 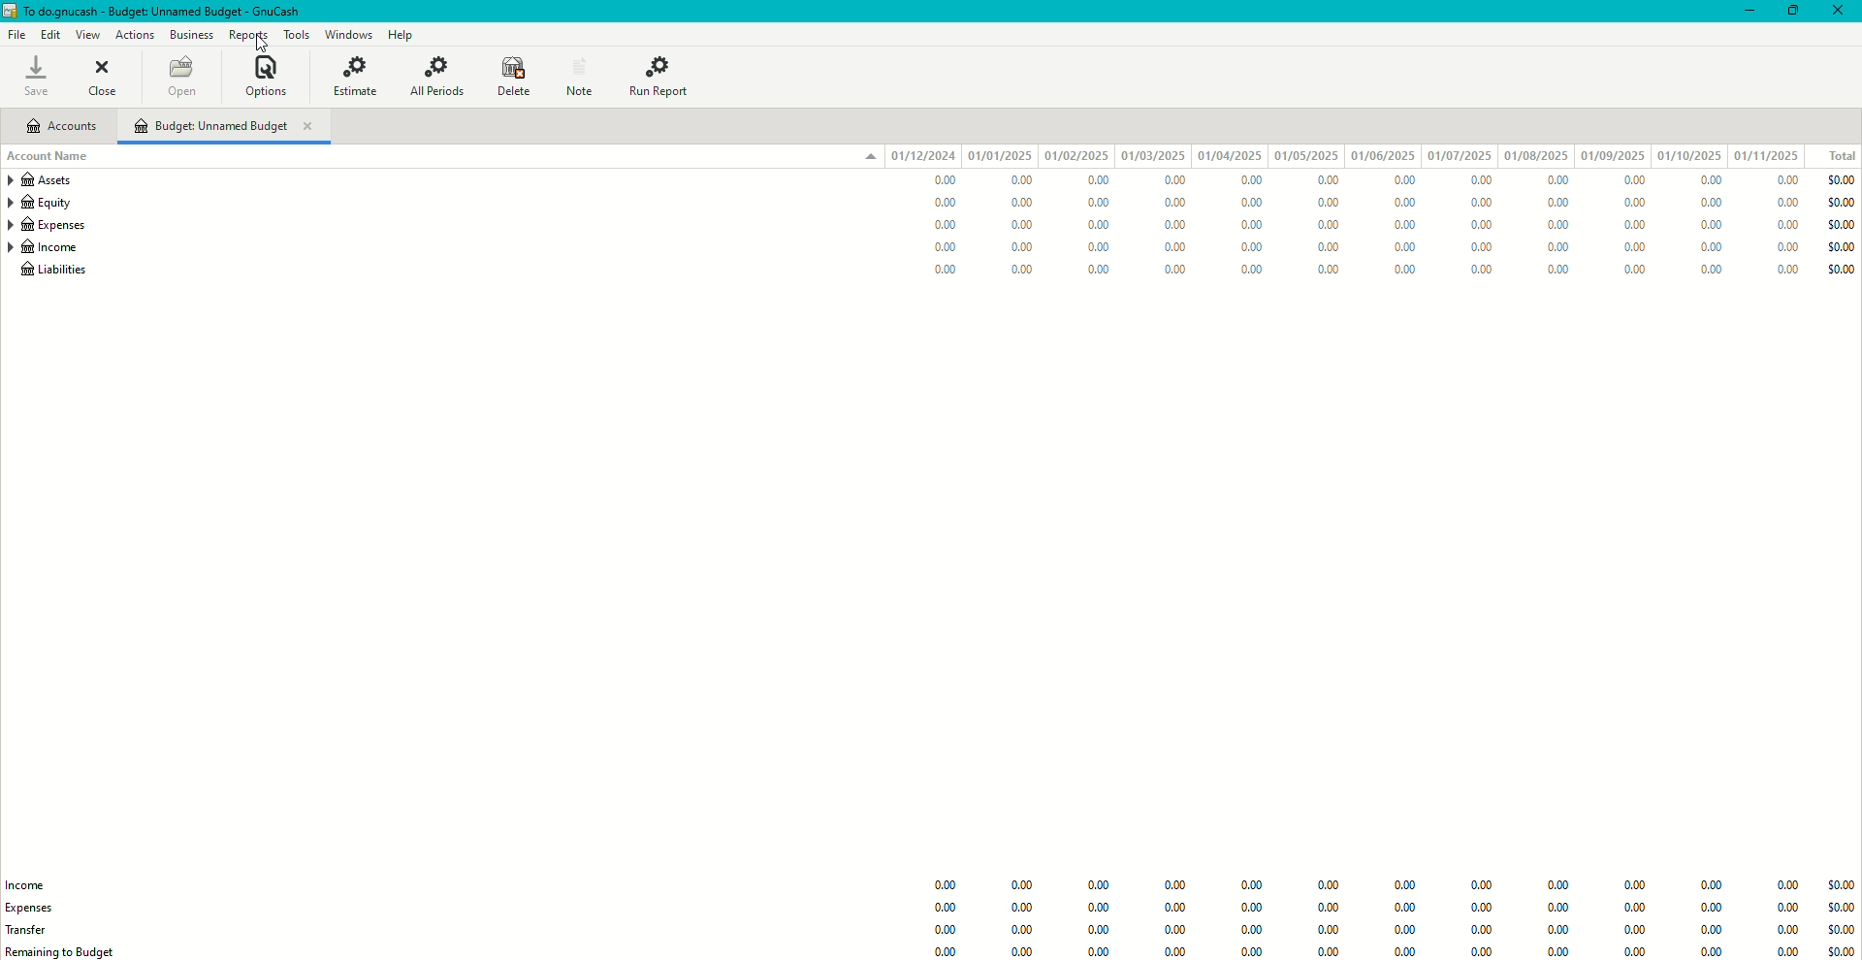 What do you see at coordinates (936, 225) in the screenshot?
I see `0.00` at bounding box center [936, 225].